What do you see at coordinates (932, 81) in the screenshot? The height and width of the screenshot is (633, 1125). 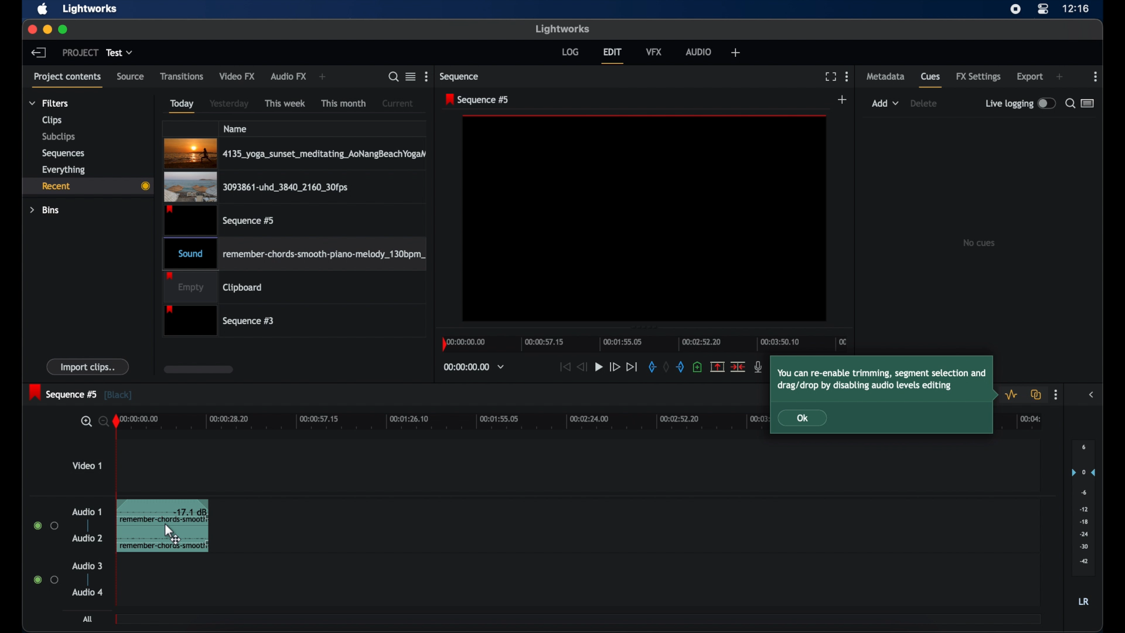 I see `cues` at bounding box center [932, 81].